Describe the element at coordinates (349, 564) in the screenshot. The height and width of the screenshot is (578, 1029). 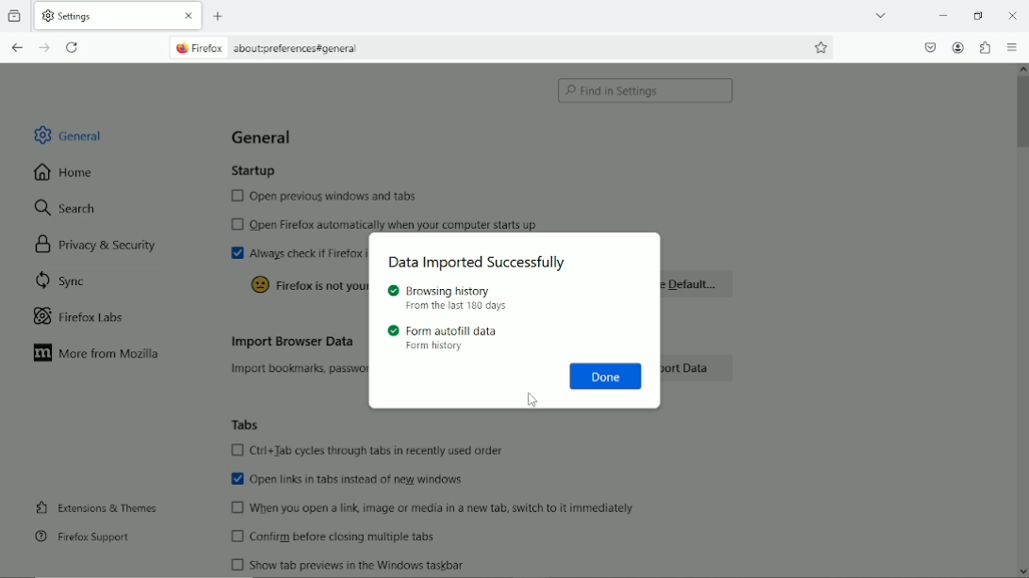
I see `Show tab previews in the windows taskbar` at that location.